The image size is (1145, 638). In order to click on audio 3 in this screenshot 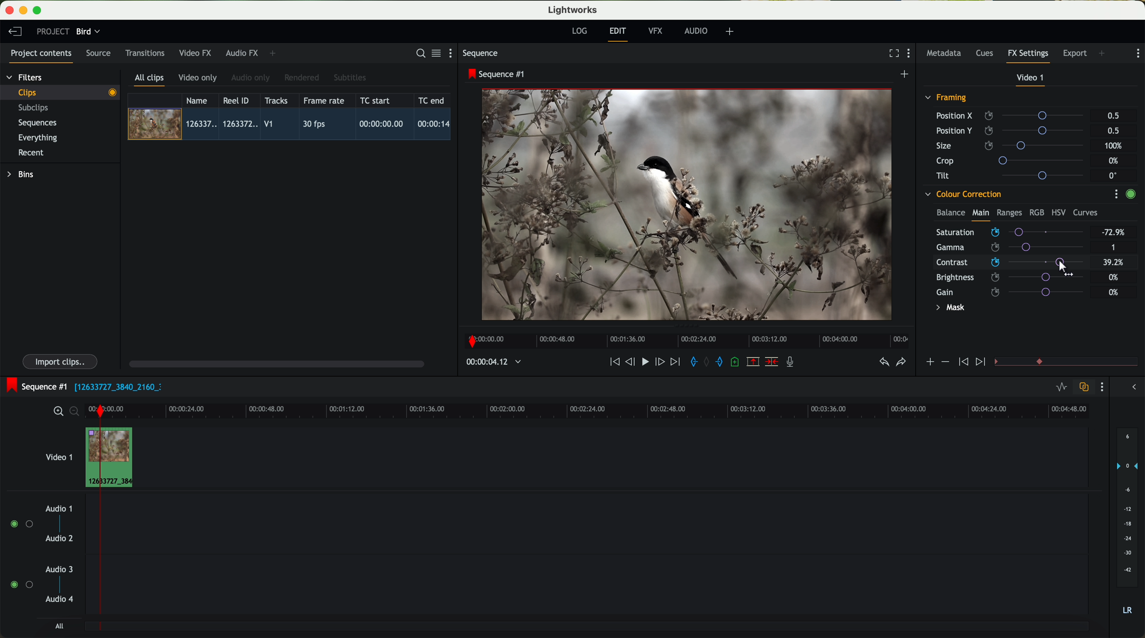, I will do `click(55, 569)`.